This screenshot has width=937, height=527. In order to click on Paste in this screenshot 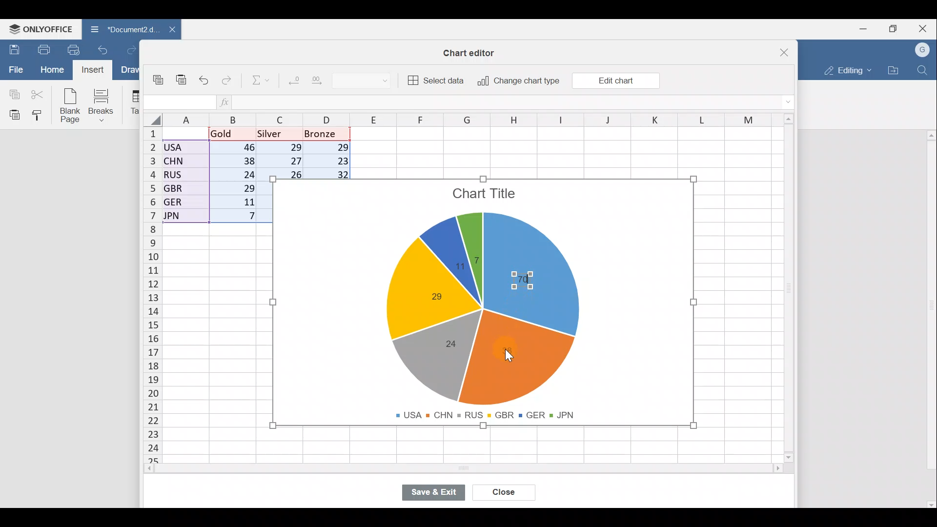, I will do `click(12, 114)`.